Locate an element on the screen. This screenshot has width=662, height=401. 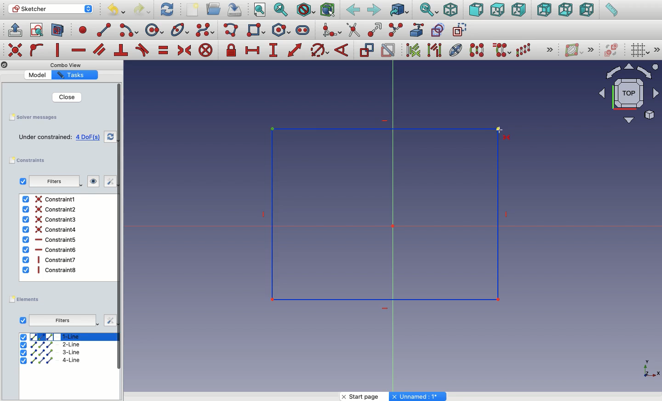
Toggle reference constraint is located at coordinates (366, 50).